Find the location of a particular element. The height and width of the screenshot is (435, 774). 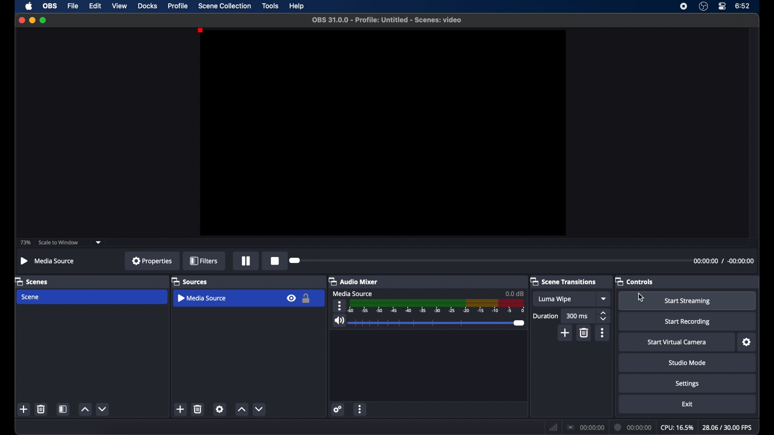

file is located at coordinates (73, 6).